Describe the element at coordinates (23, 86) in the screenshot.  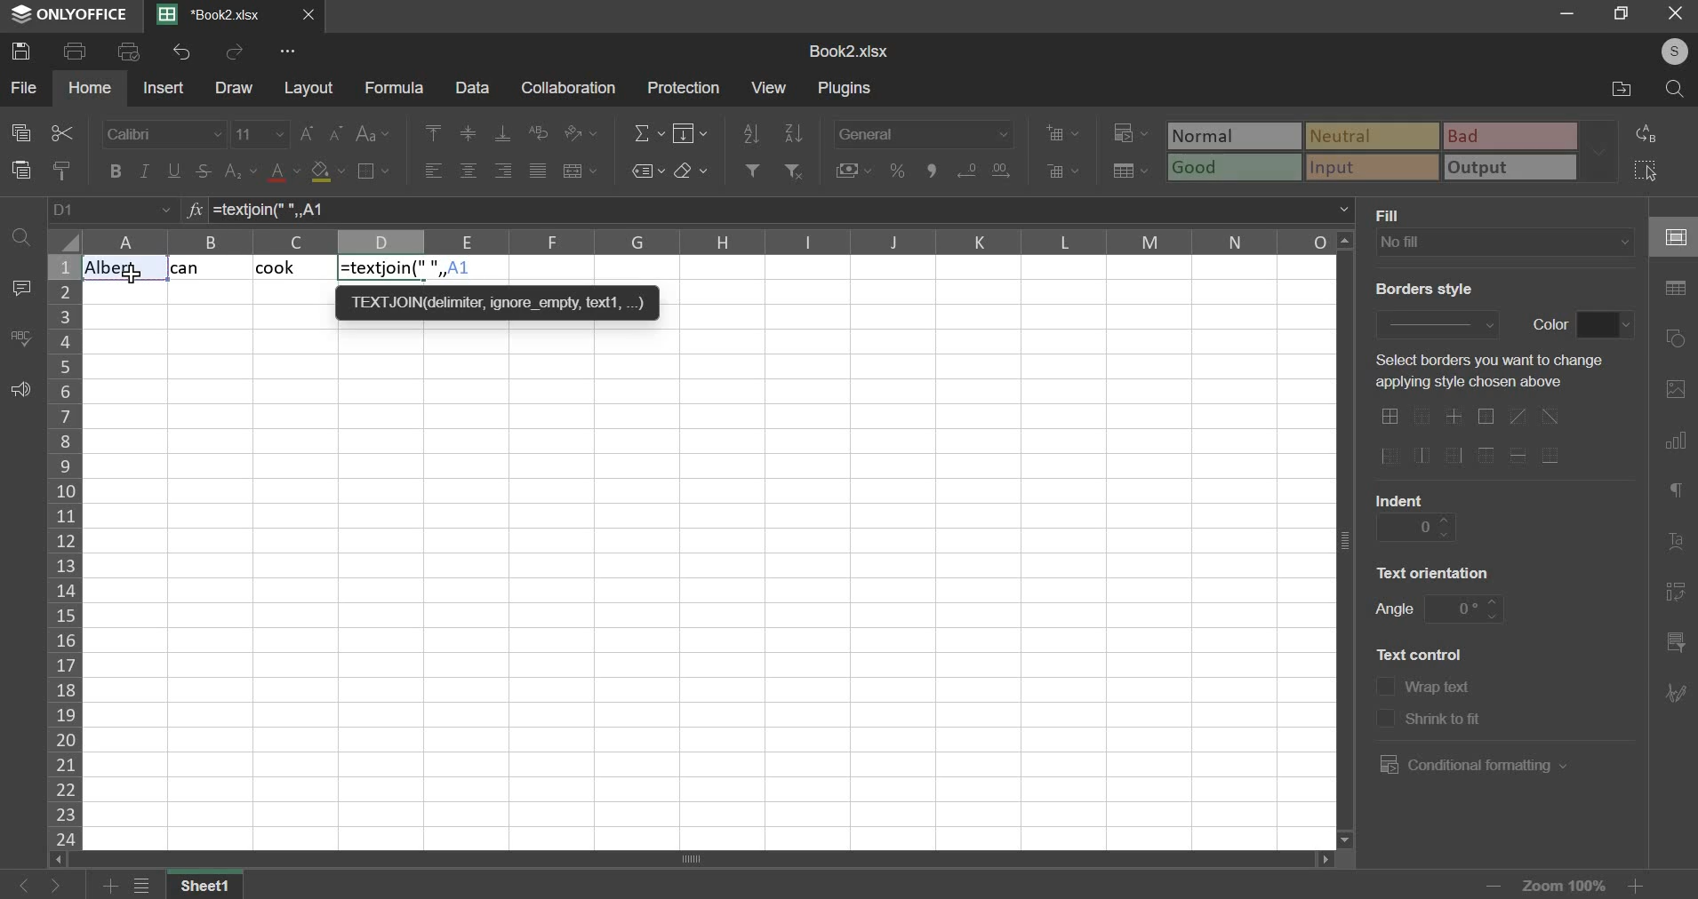
I see `file` at that location.